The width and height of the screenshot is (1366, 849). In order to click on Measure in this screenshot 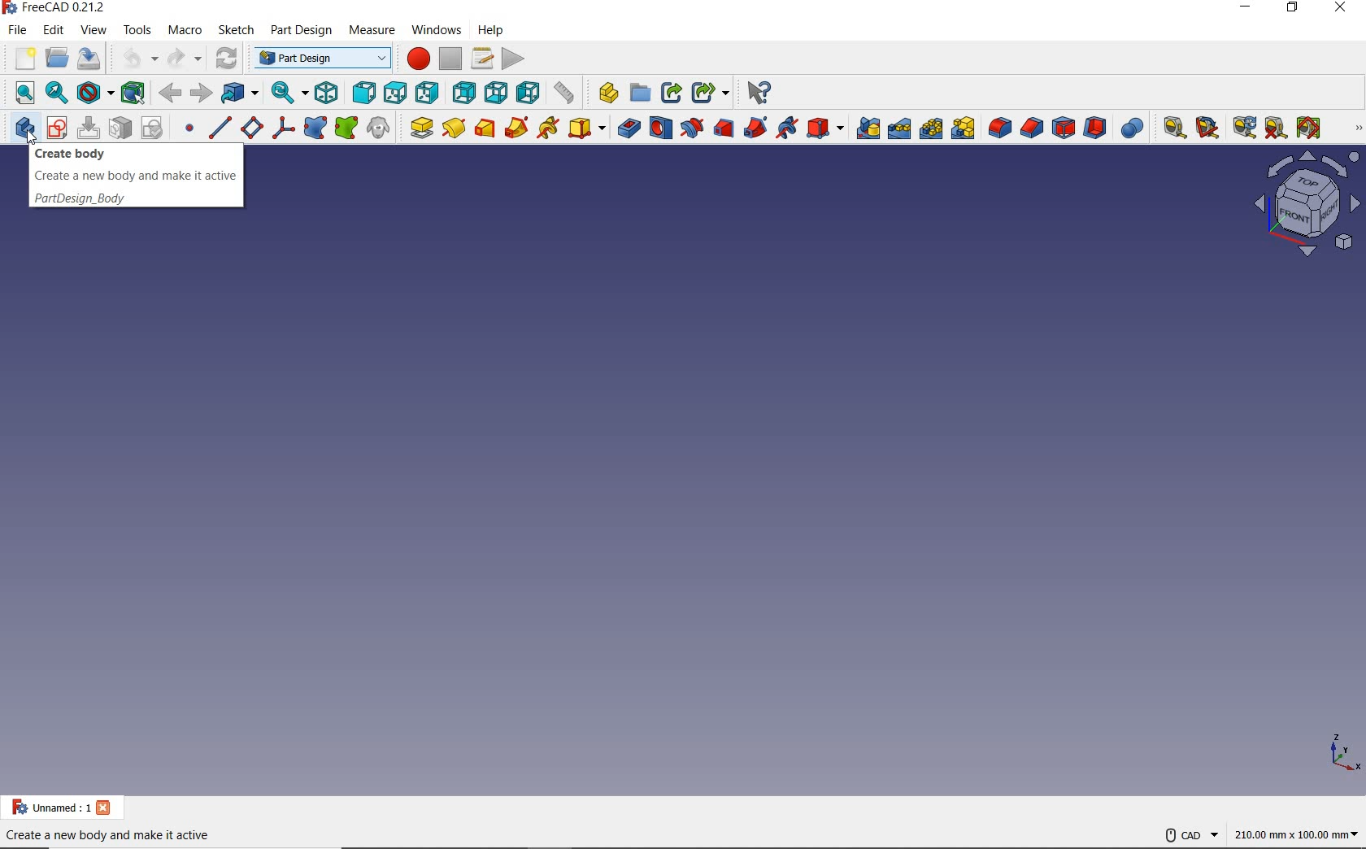, I will do `click(607, 94)`.